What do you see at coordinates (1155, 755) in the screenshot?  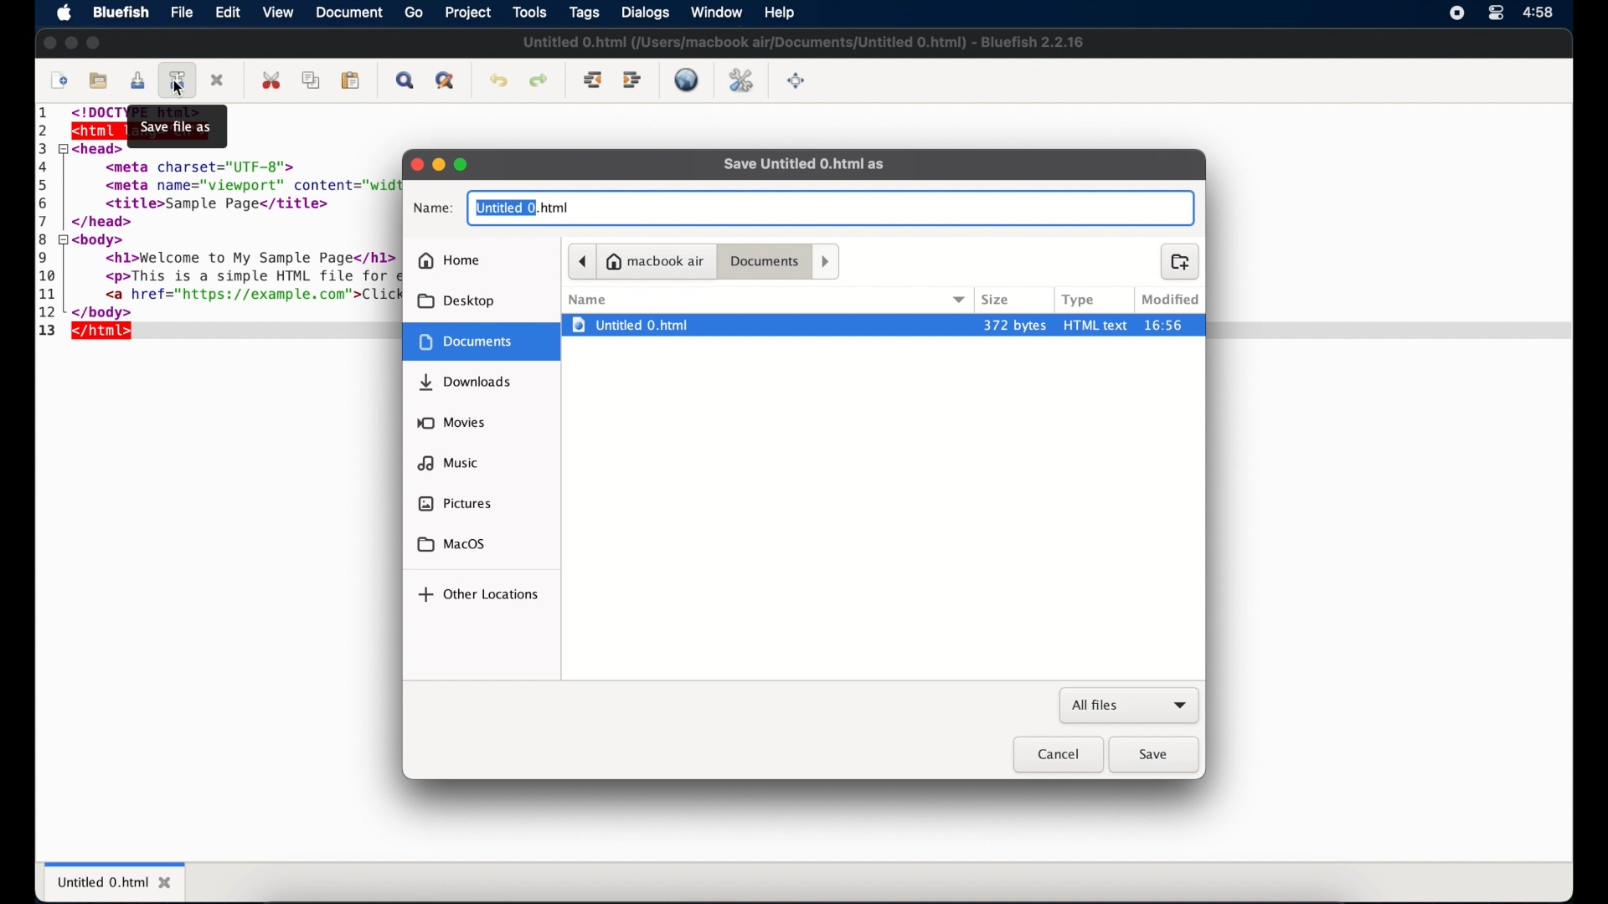 I see `save` at bounding box center [1155, 755].